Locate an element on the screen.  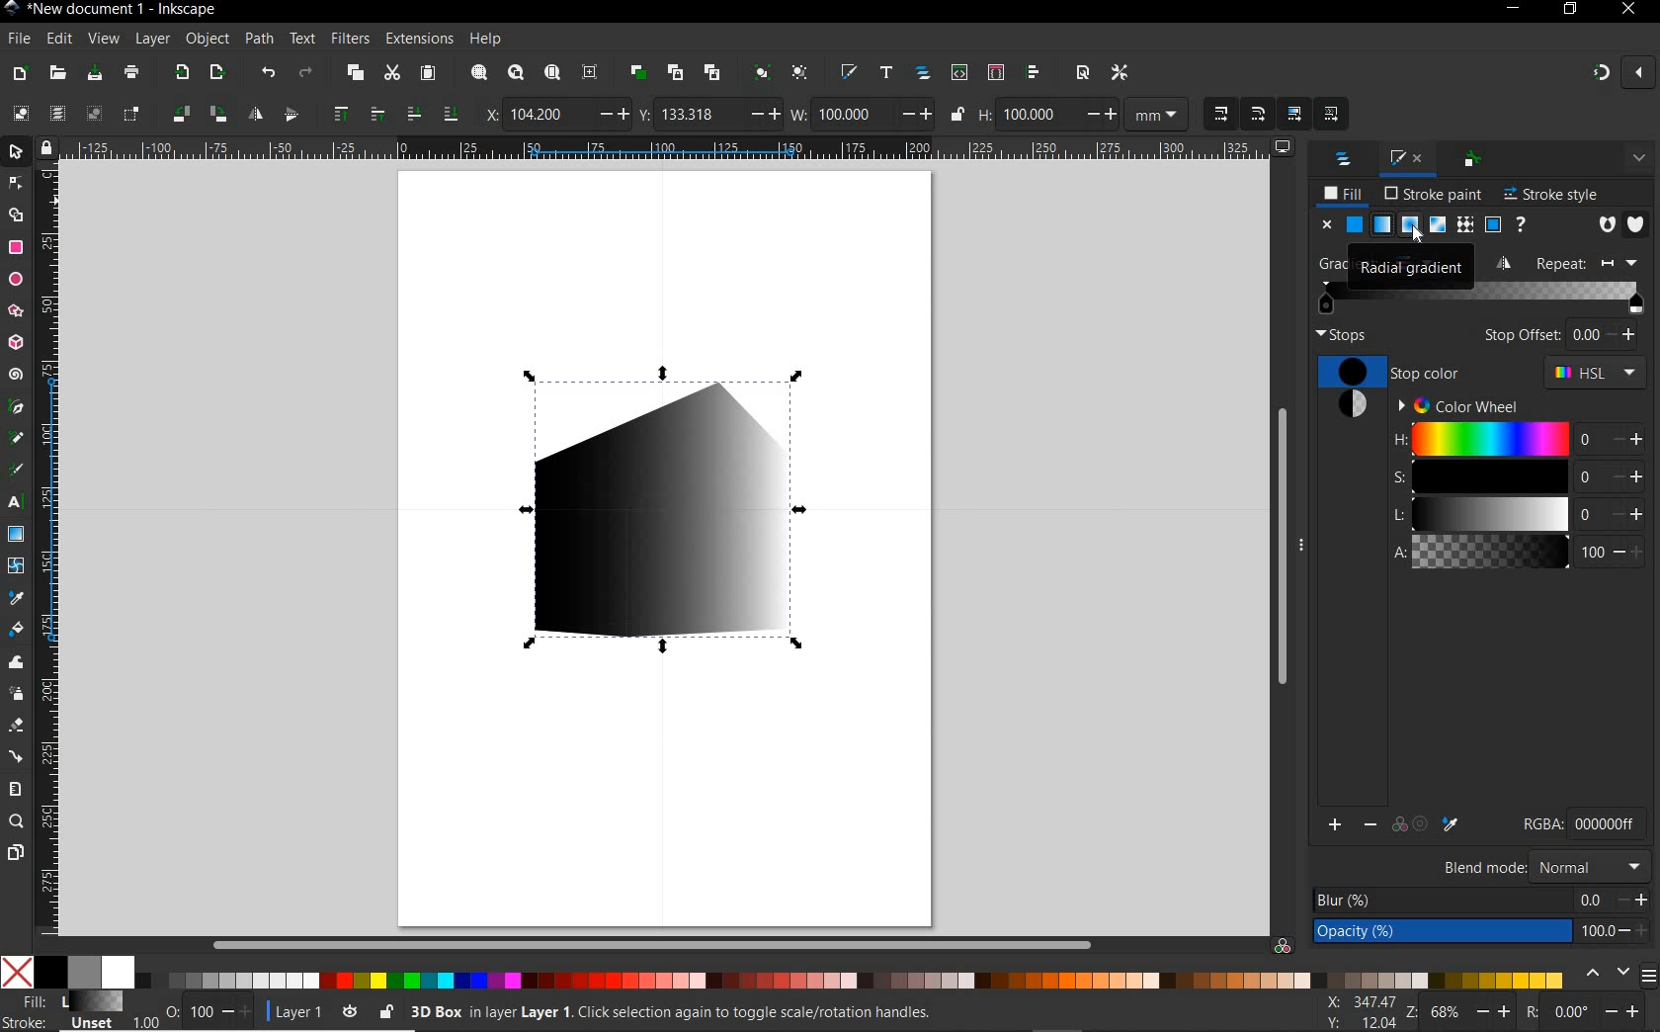
FILL AND STROKE is located at coordinates (1393, 156).